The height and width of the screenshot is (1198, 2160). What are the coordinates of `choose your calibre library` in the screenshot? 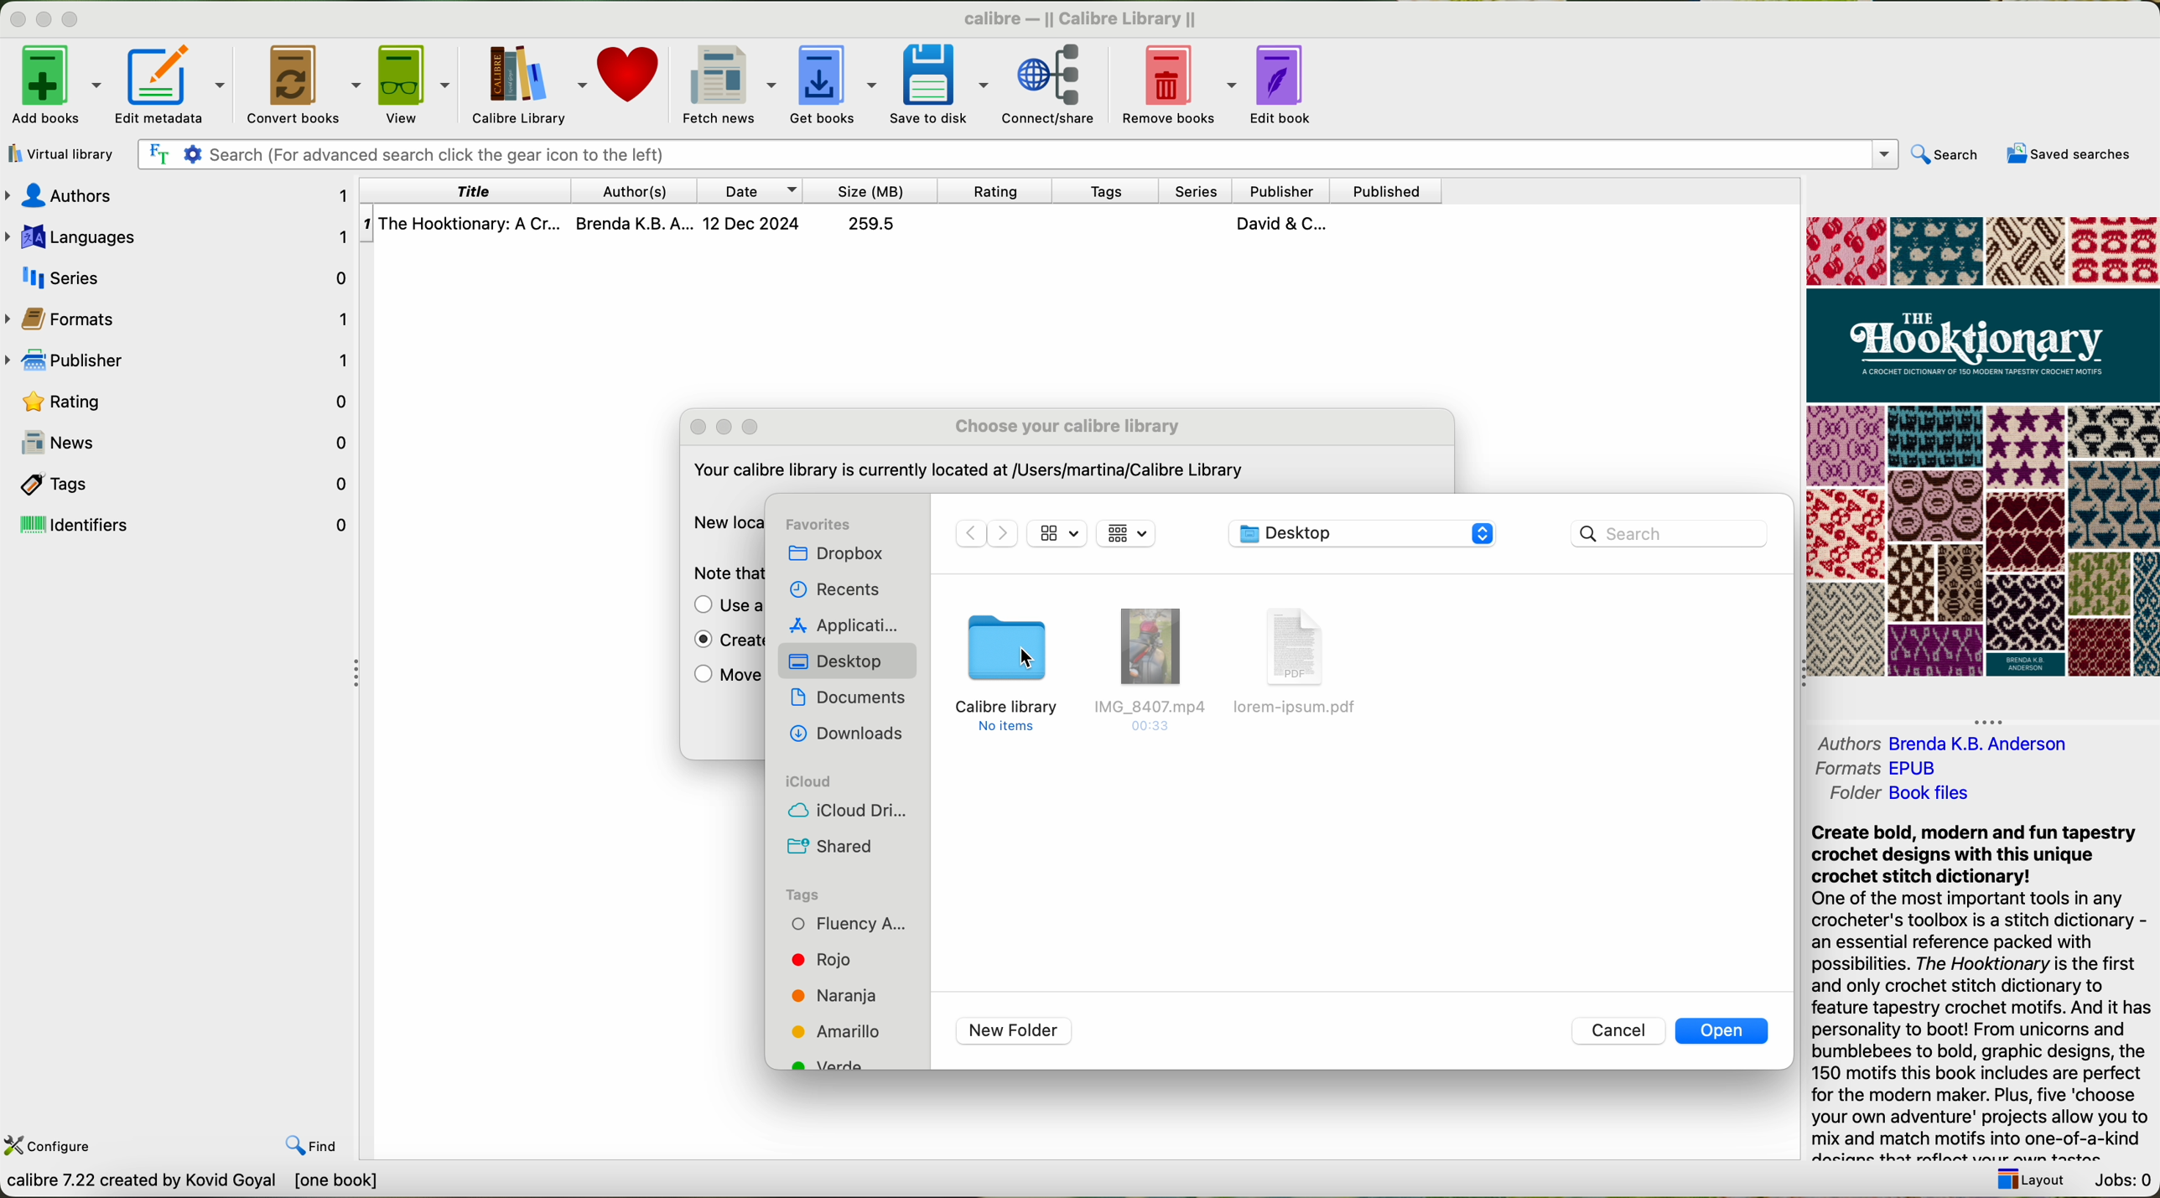 It's located at (1065, 428).